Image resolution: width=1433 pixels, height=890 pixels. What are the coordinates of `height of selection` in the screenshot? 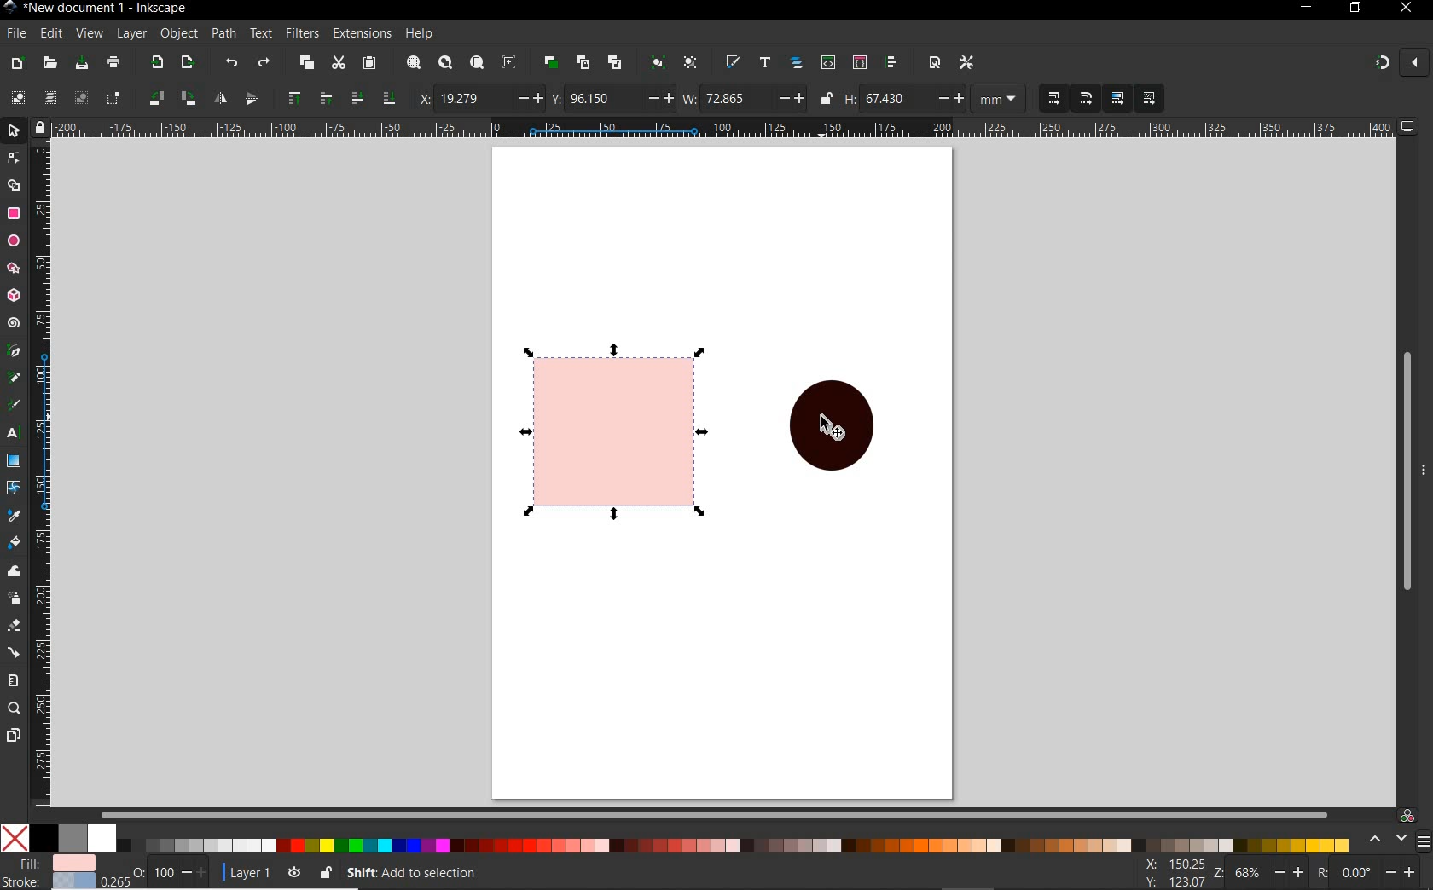 It's located at (937, 99).